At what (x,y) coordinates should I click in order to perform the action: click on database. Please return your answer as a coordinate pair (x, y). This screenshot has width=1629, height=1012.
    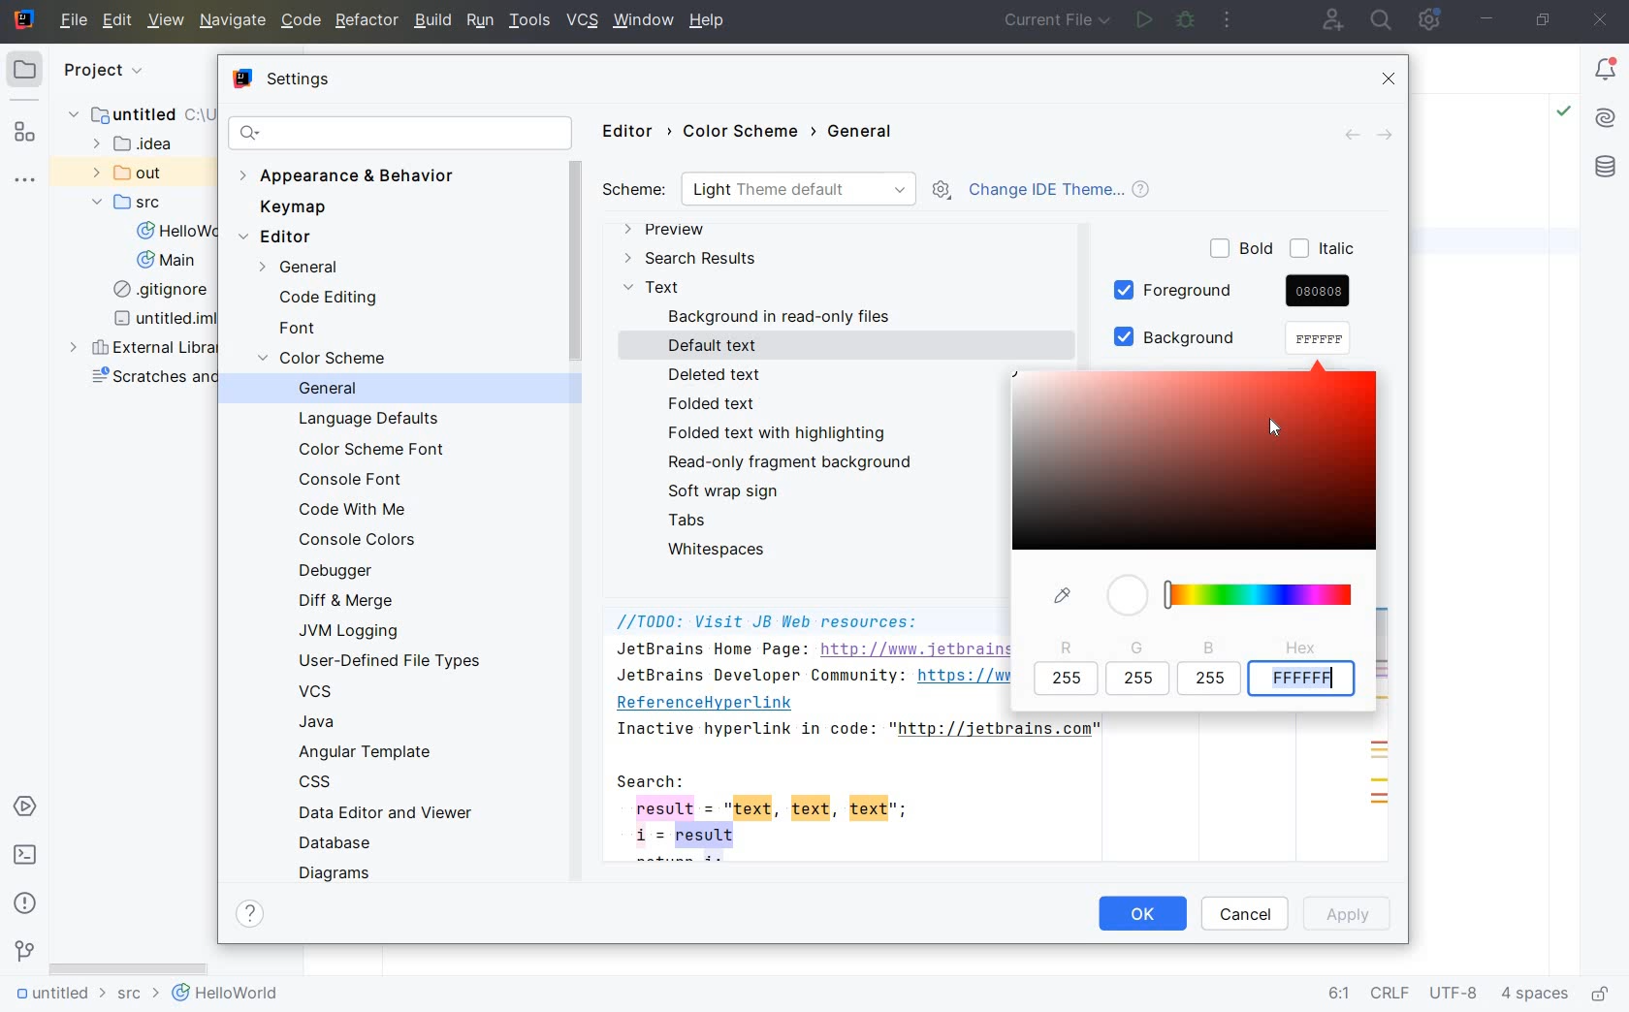
    Looking at the image, I should click on (1605, 169).